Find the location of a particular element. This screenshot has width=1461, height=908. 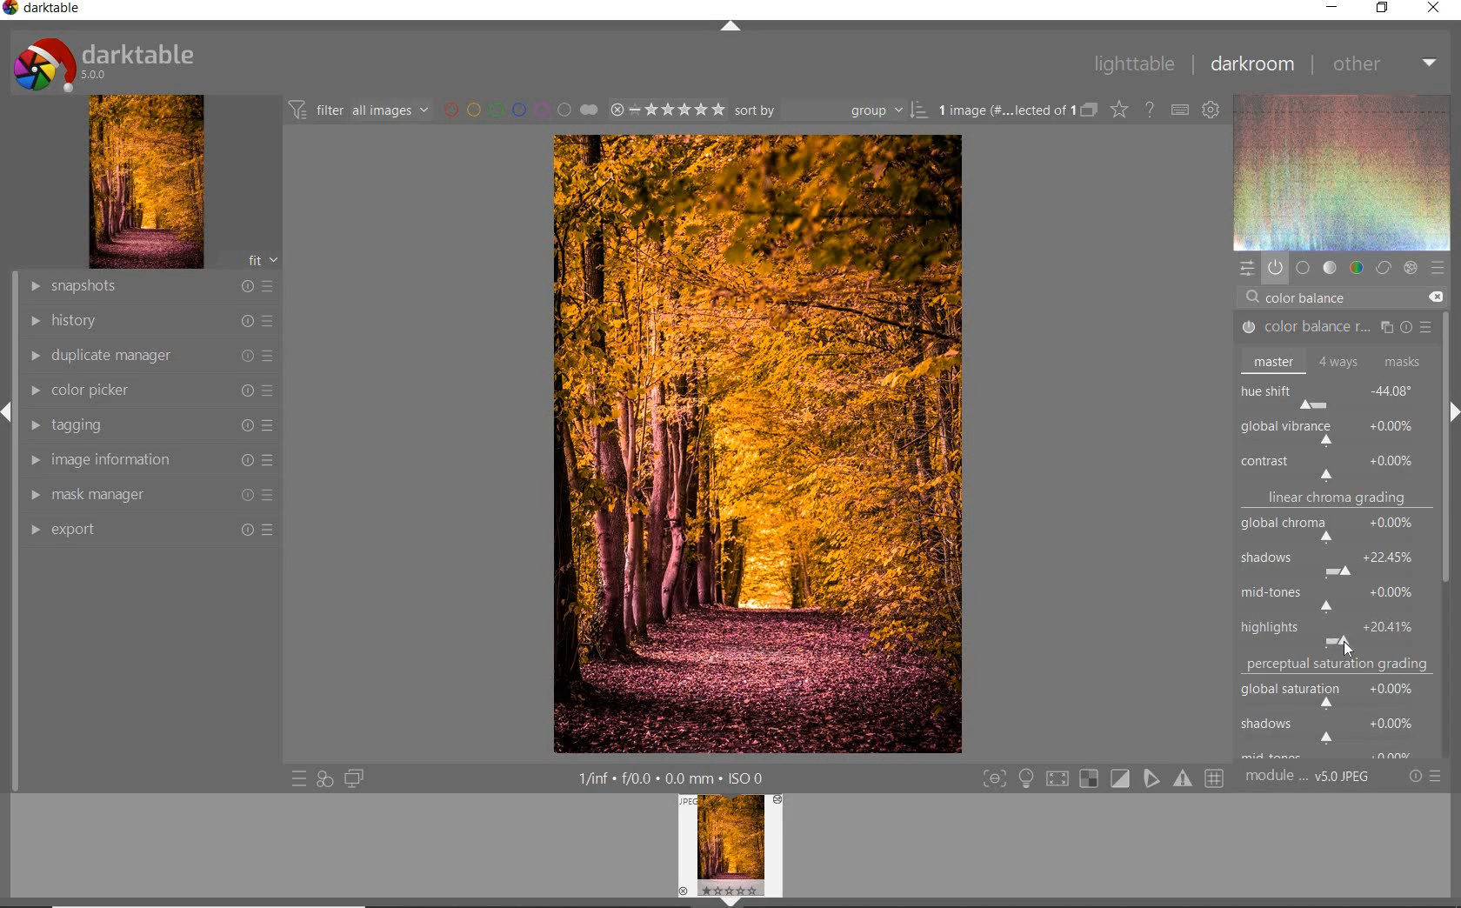

snapshots is located at coordinates (154, 287).